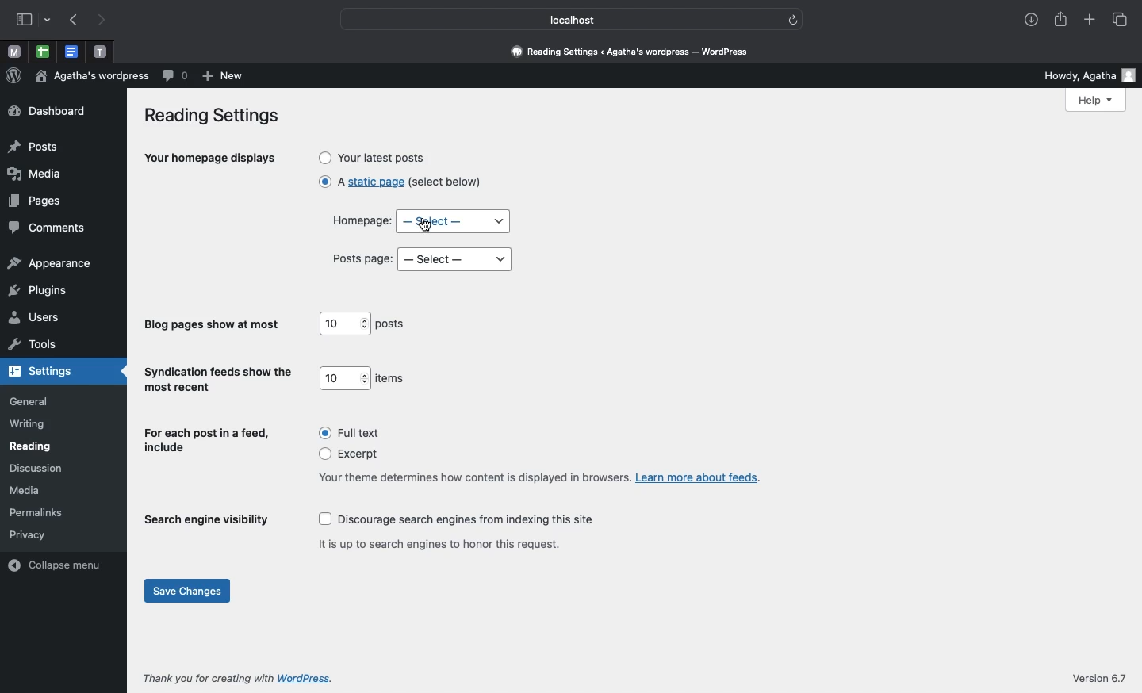 This screenshot has width=1142, height=693. What do you see at coordinates (29, 425) in the screenshot?
I see `writing` at bounding box center [29, 425].